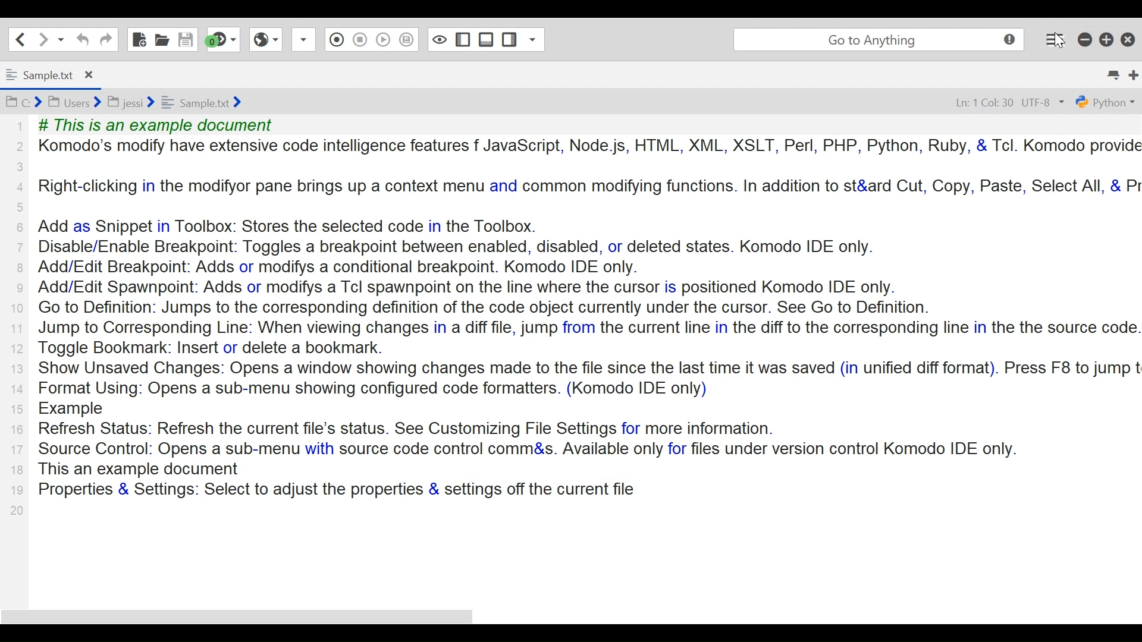 This screenshot has height=642, width=1142. I want to click on undo, so click(81, 39).